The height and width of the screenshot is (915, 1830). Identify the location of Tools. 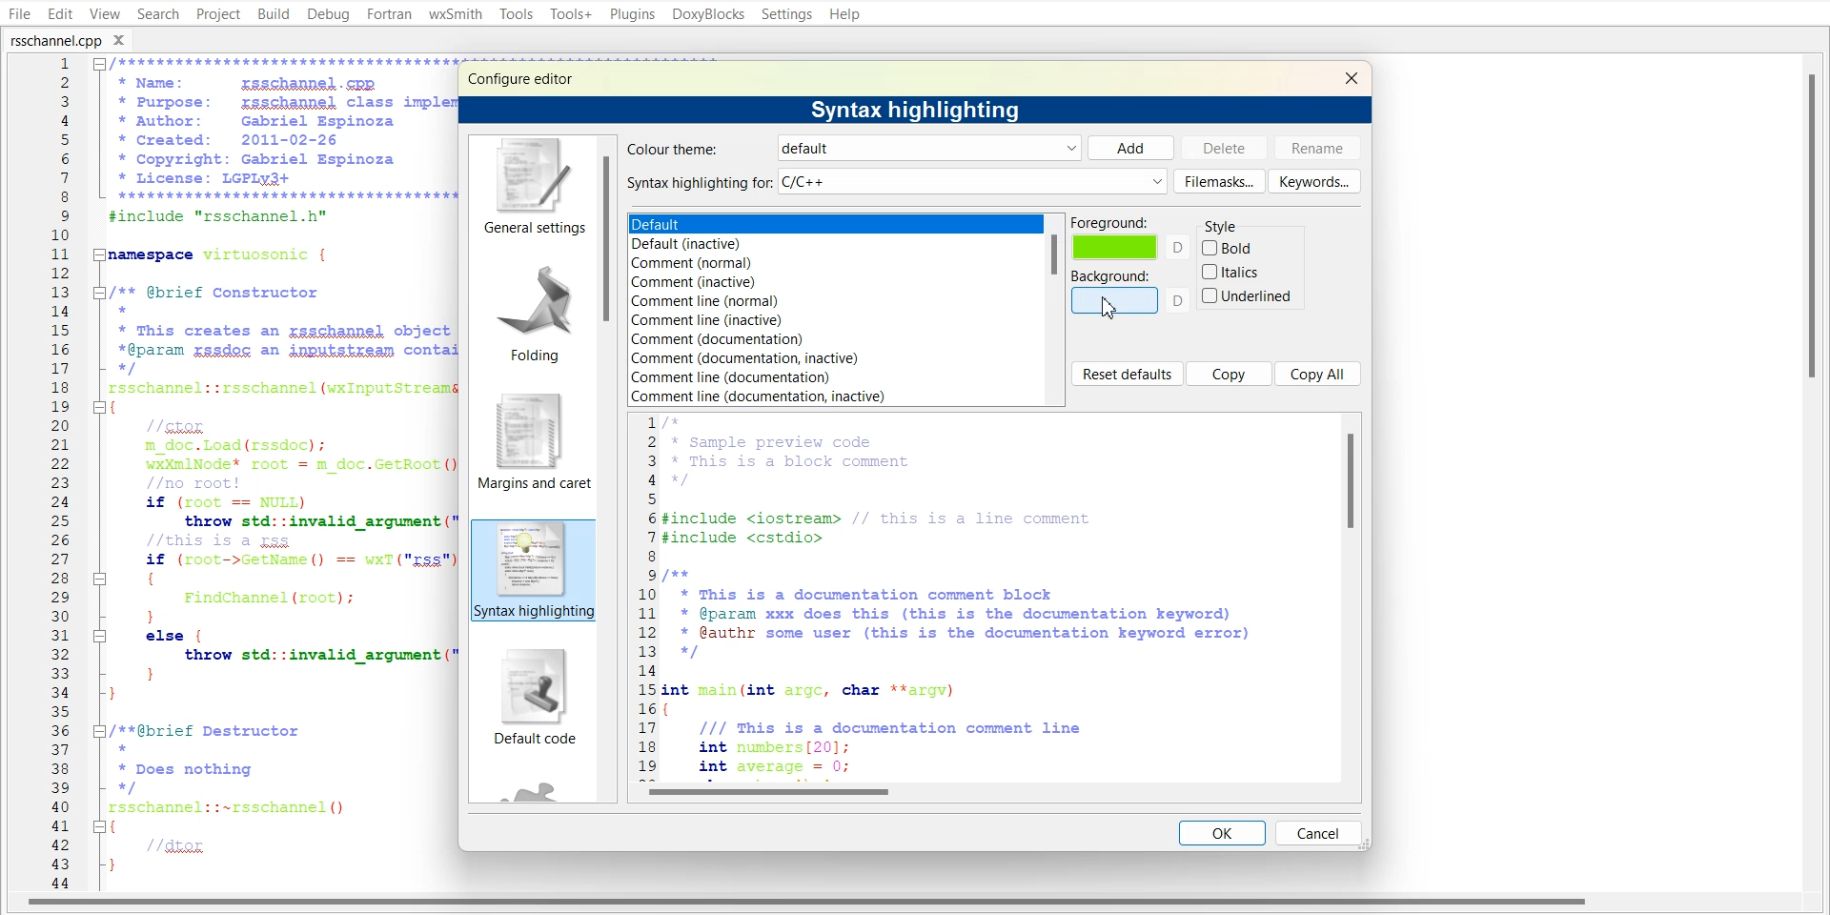
(516, 13).